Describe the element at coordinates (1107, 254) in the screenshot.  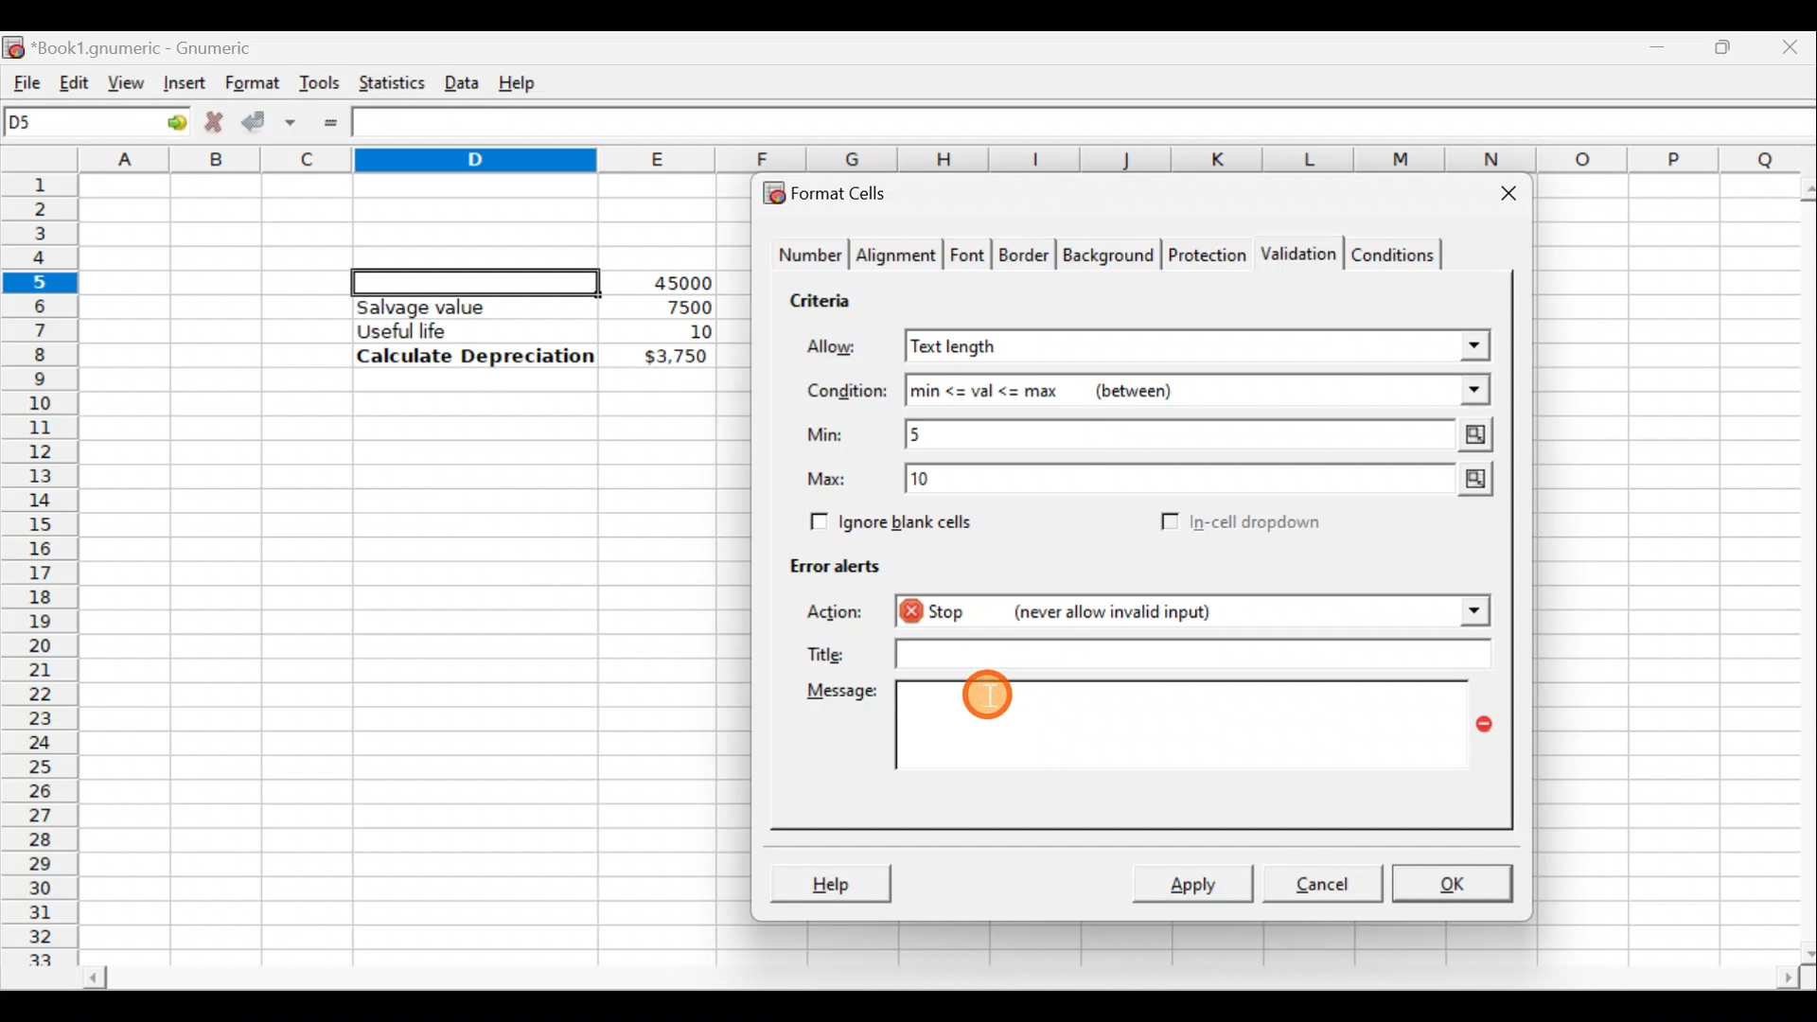
I see `Background` at that location.